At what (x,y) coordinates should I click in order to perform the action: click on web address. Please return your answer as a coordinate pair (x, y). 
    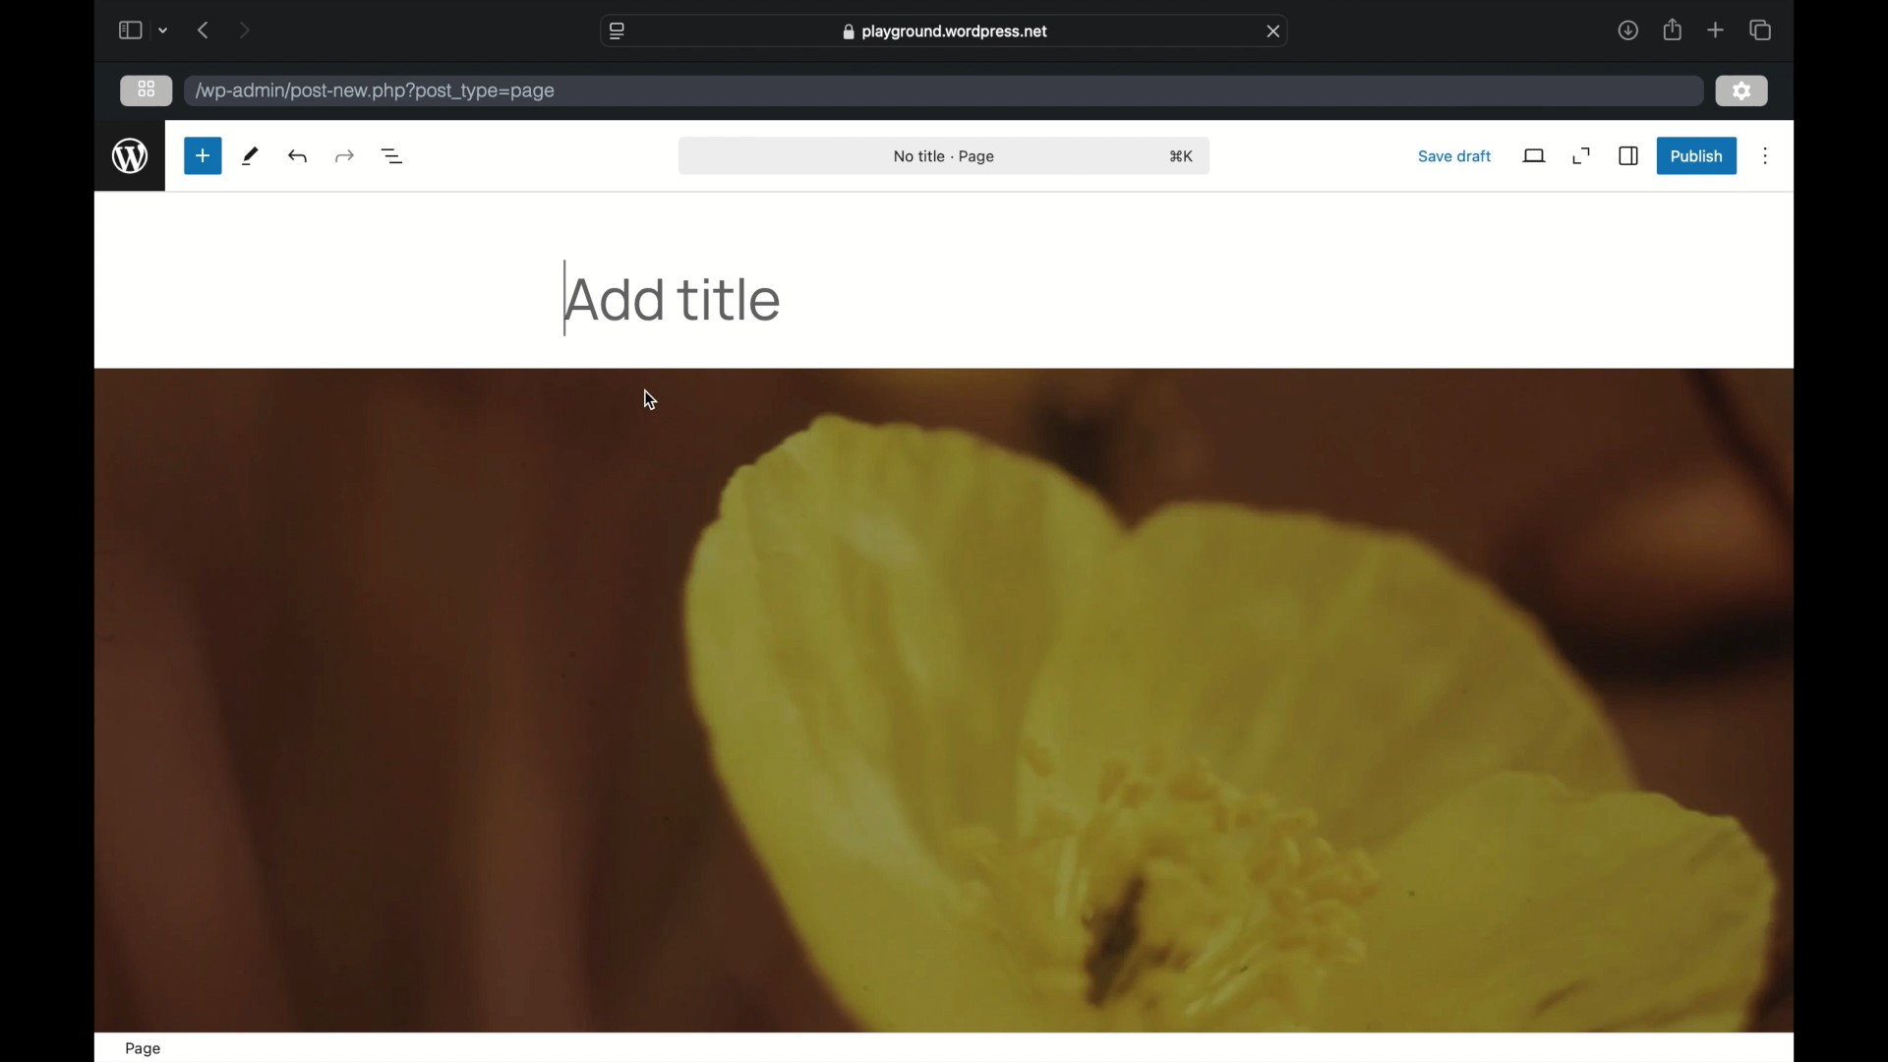
    Looking at the image, I should click on (945, 29).